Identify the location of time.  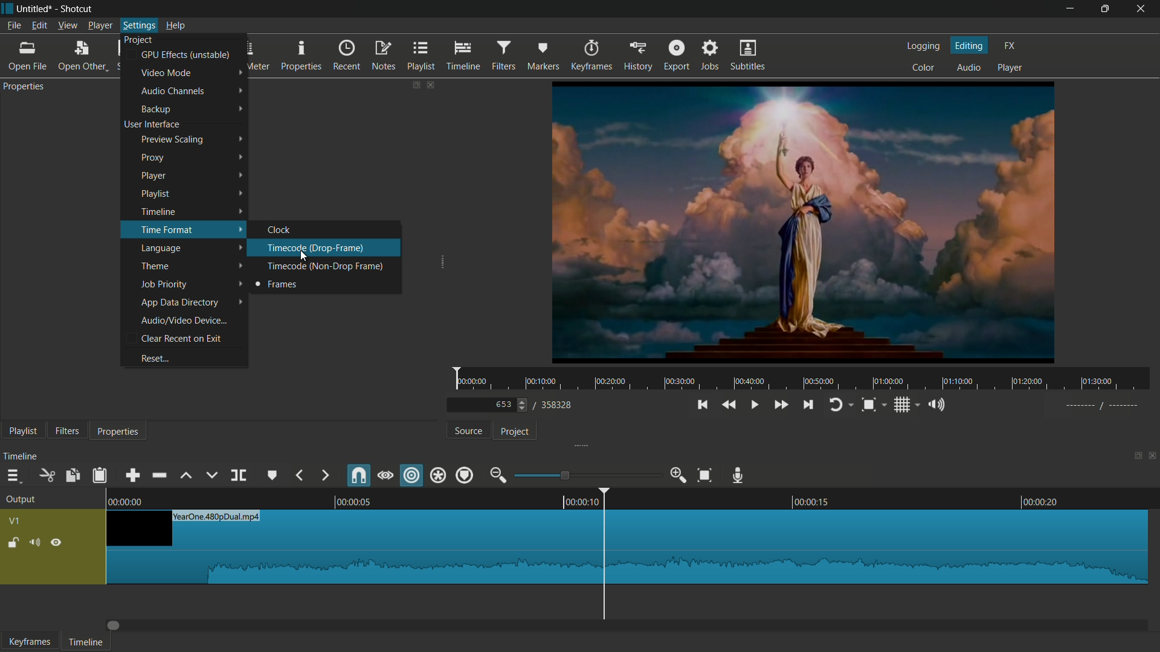
(803, 380).